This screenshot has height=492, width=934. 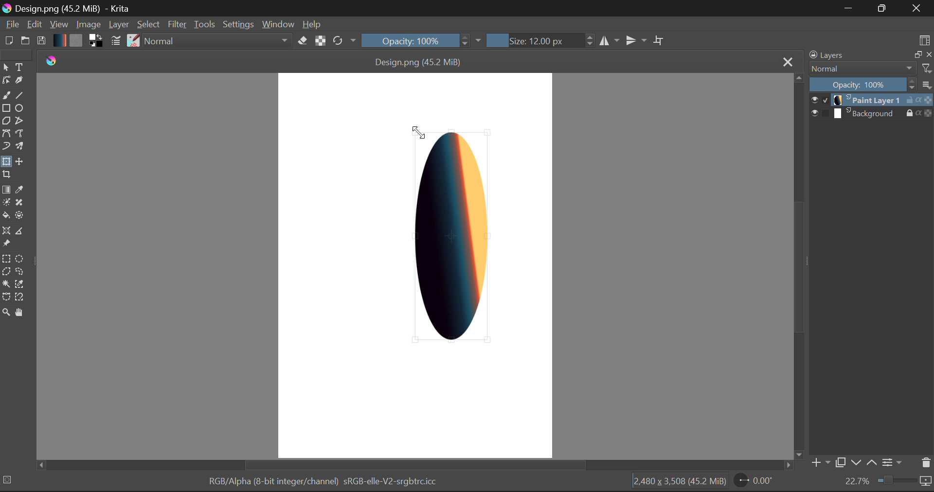 I want to click on Opacity, so click(x=422, y=40).